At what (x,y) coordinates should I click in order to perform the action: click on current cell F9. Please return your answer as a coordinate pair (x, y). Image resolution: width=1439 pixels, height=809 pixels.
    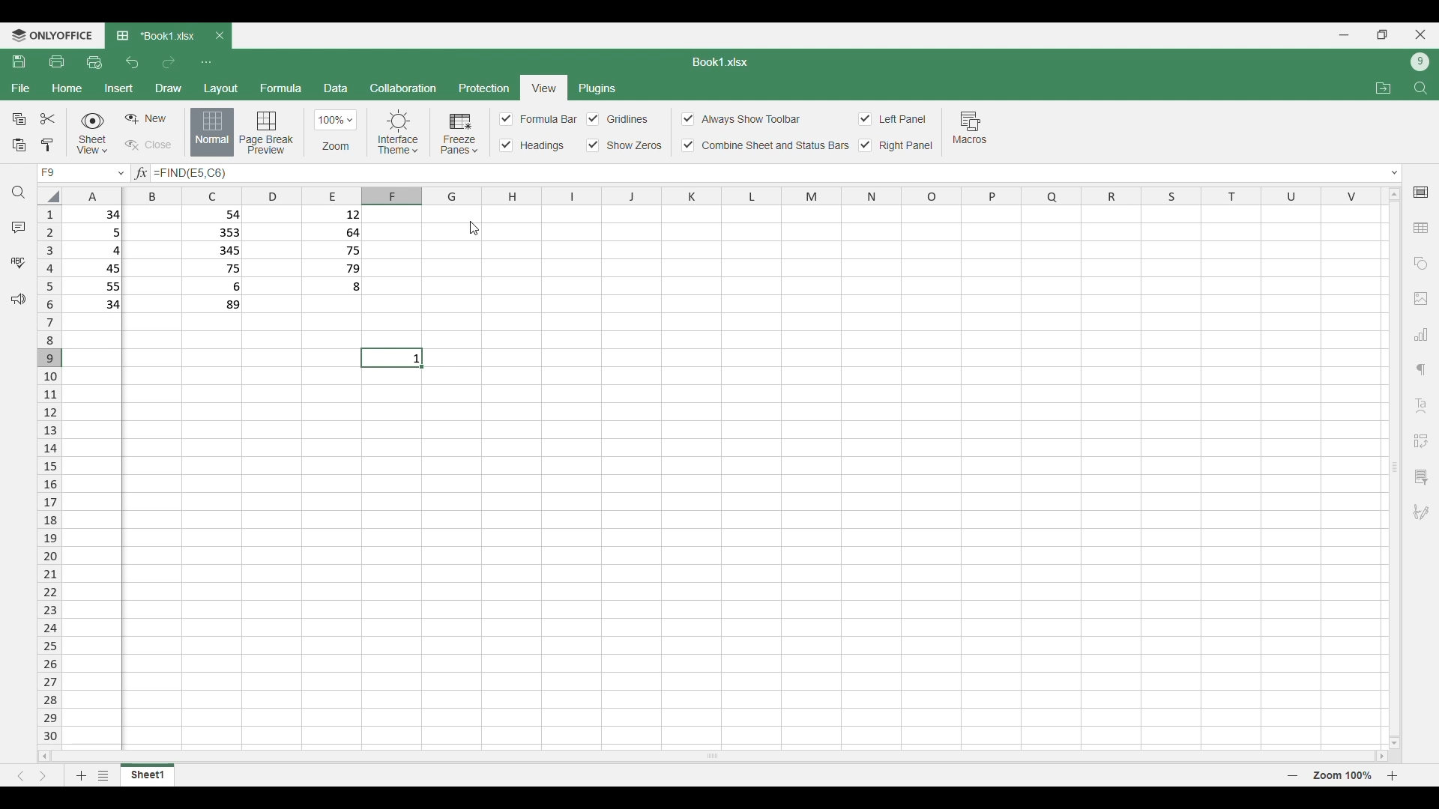
    Looking at the image, I should click on (85, 173).